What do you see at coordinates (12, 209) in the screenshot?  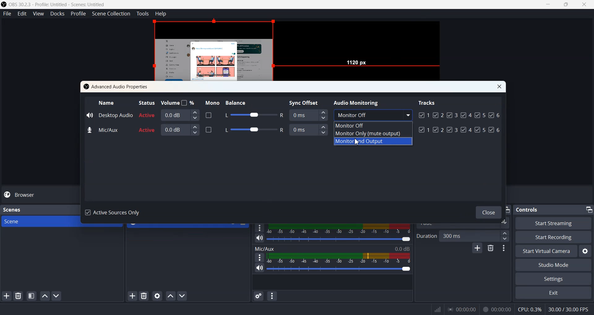 I see `Scenes` at bounding box center [12, 209].